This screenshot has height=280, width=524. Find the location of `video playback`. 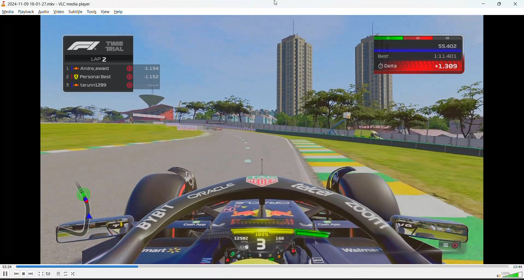

video playback is located at coordinates (262, 139).